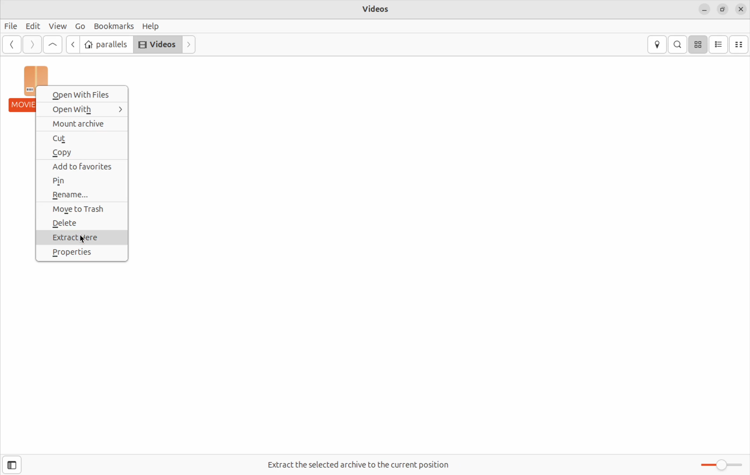 The width and height of the screenshot is (750, 475). What do you see at coordinates (157, 44) in the screenshot?
I see `videos` at bounding box center [157, 44].